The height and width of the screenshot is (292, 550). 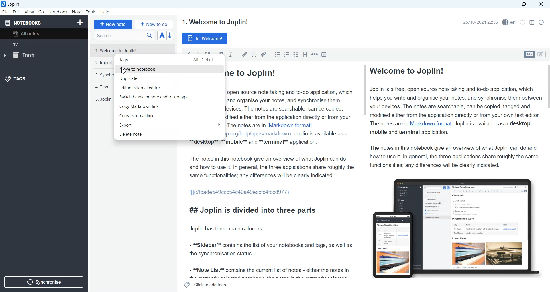 I want to click on Export, so click(x=170, y=125).